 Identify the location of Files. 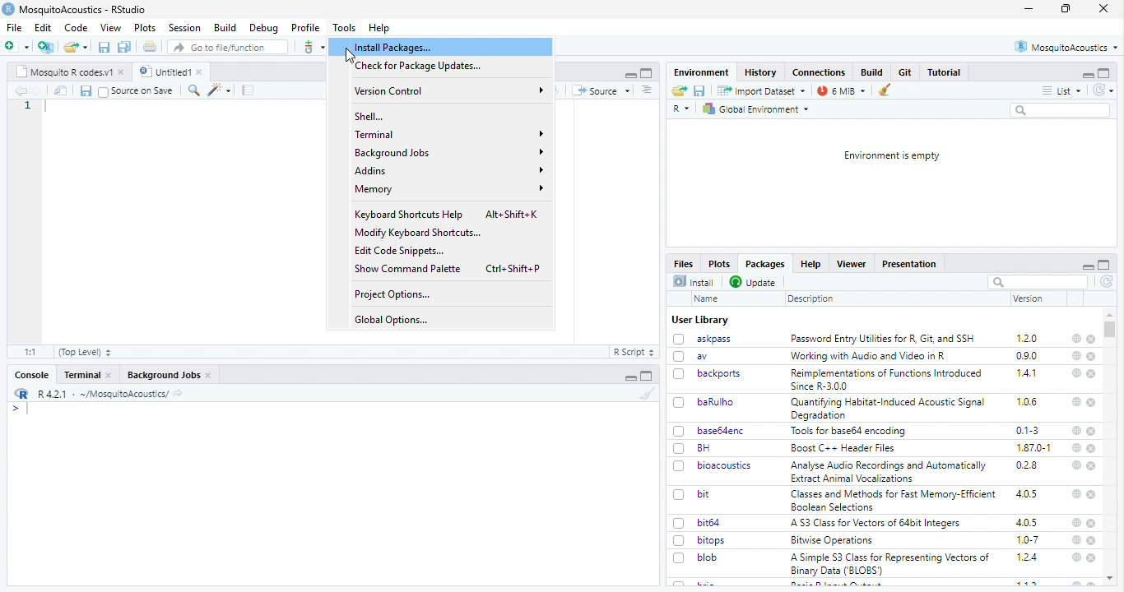
(685, 263).